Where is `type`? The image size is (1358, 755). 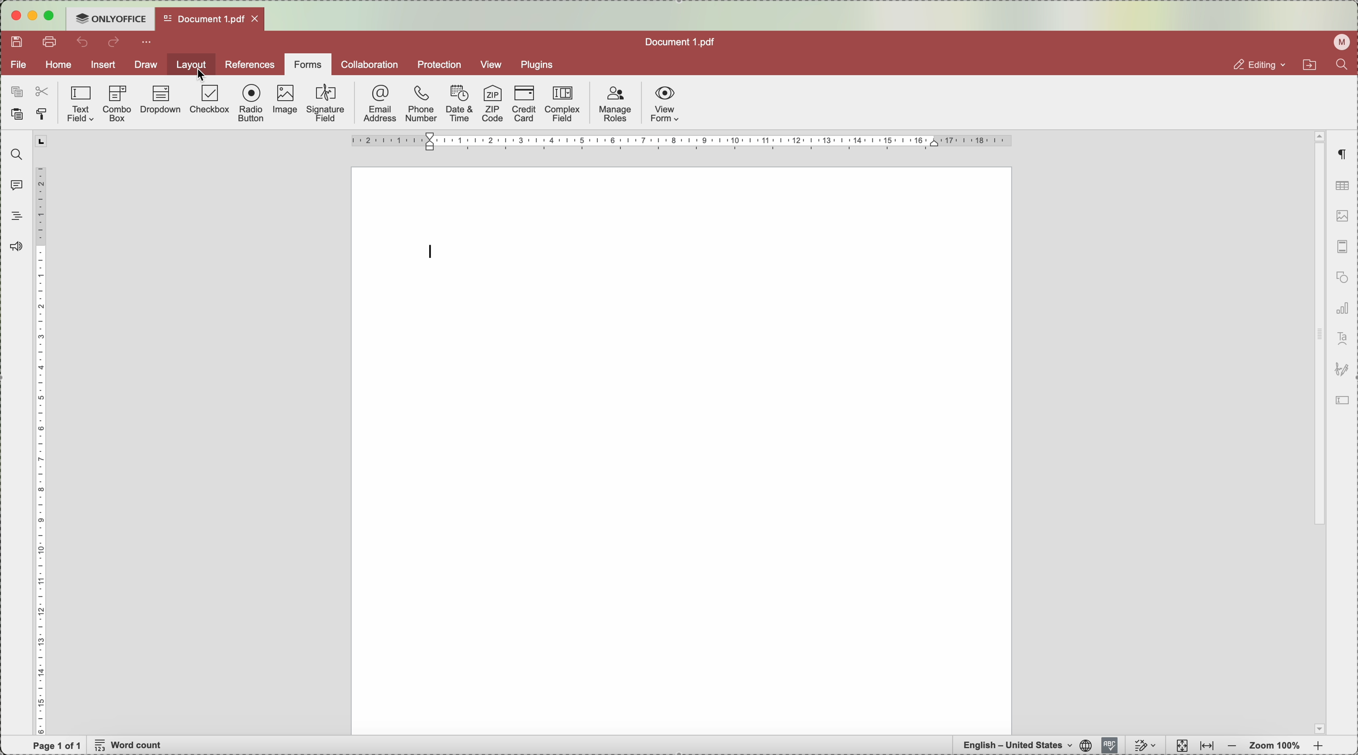 type is located at coordinates (433, 250).